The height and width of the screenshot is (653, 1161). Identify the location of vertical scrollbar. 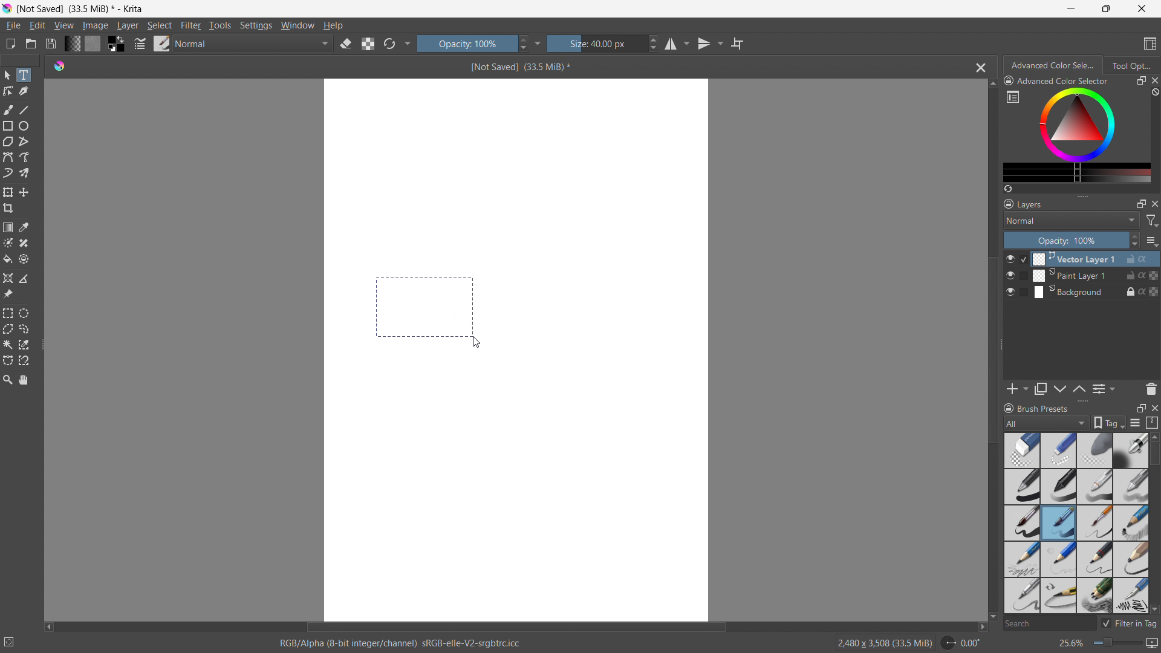
(989, 350).